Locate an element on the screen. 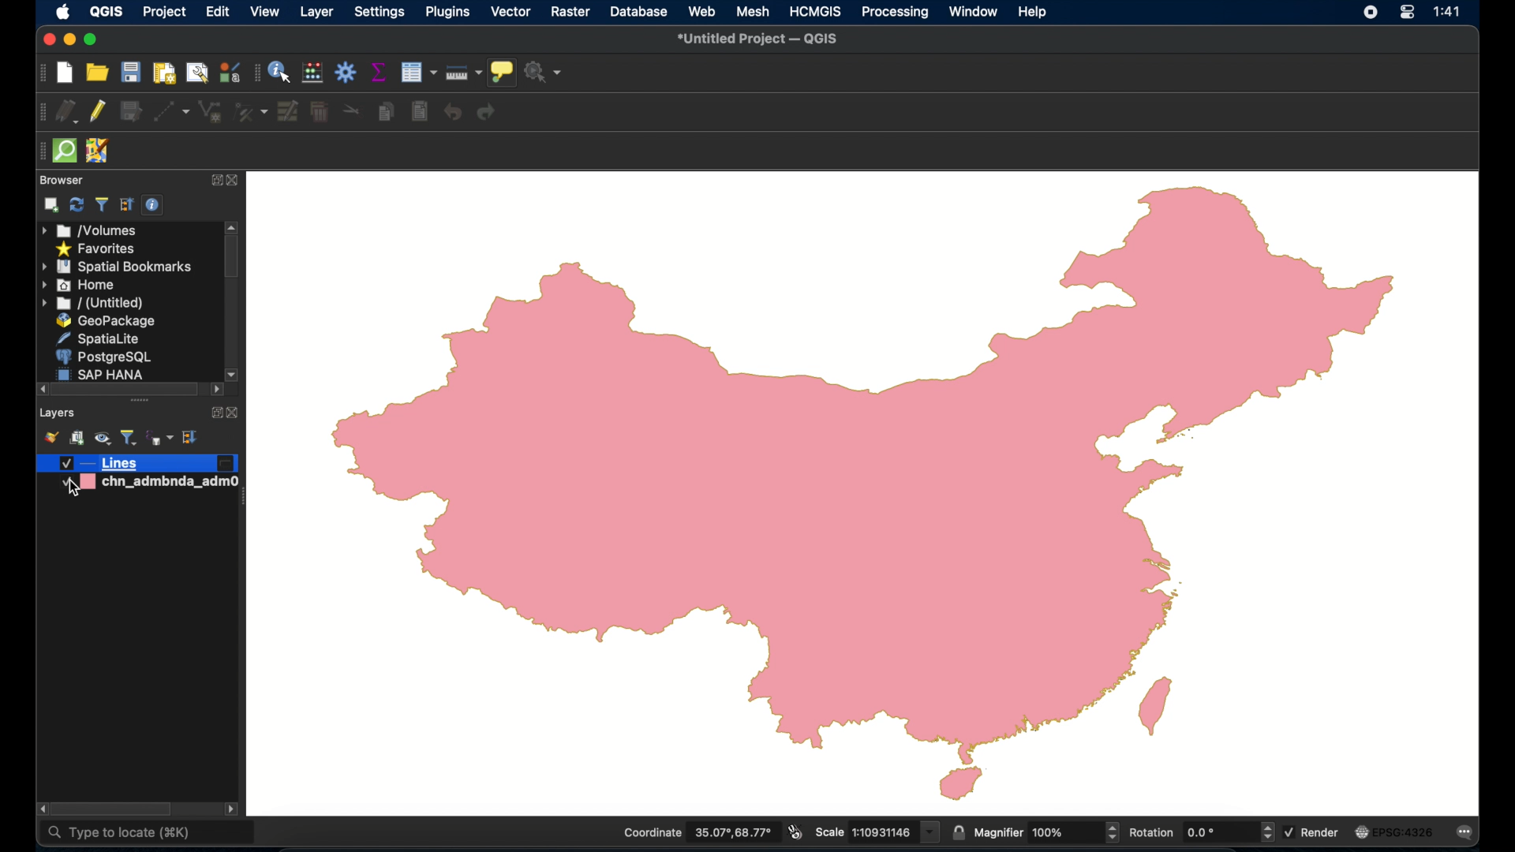  QGIS is located at coordinates (105, 12).